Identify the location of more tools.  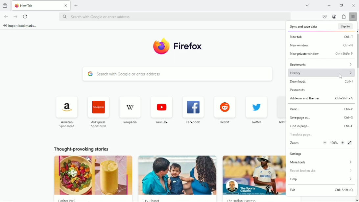
(322, 162).